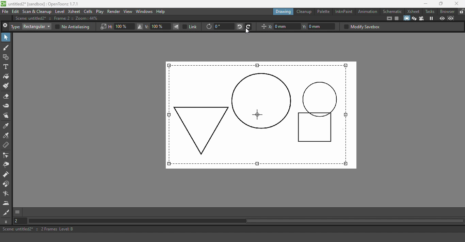 This screenshot has height=242, width=465. I want to click on Scan & Cleanup, so click(37, 12).